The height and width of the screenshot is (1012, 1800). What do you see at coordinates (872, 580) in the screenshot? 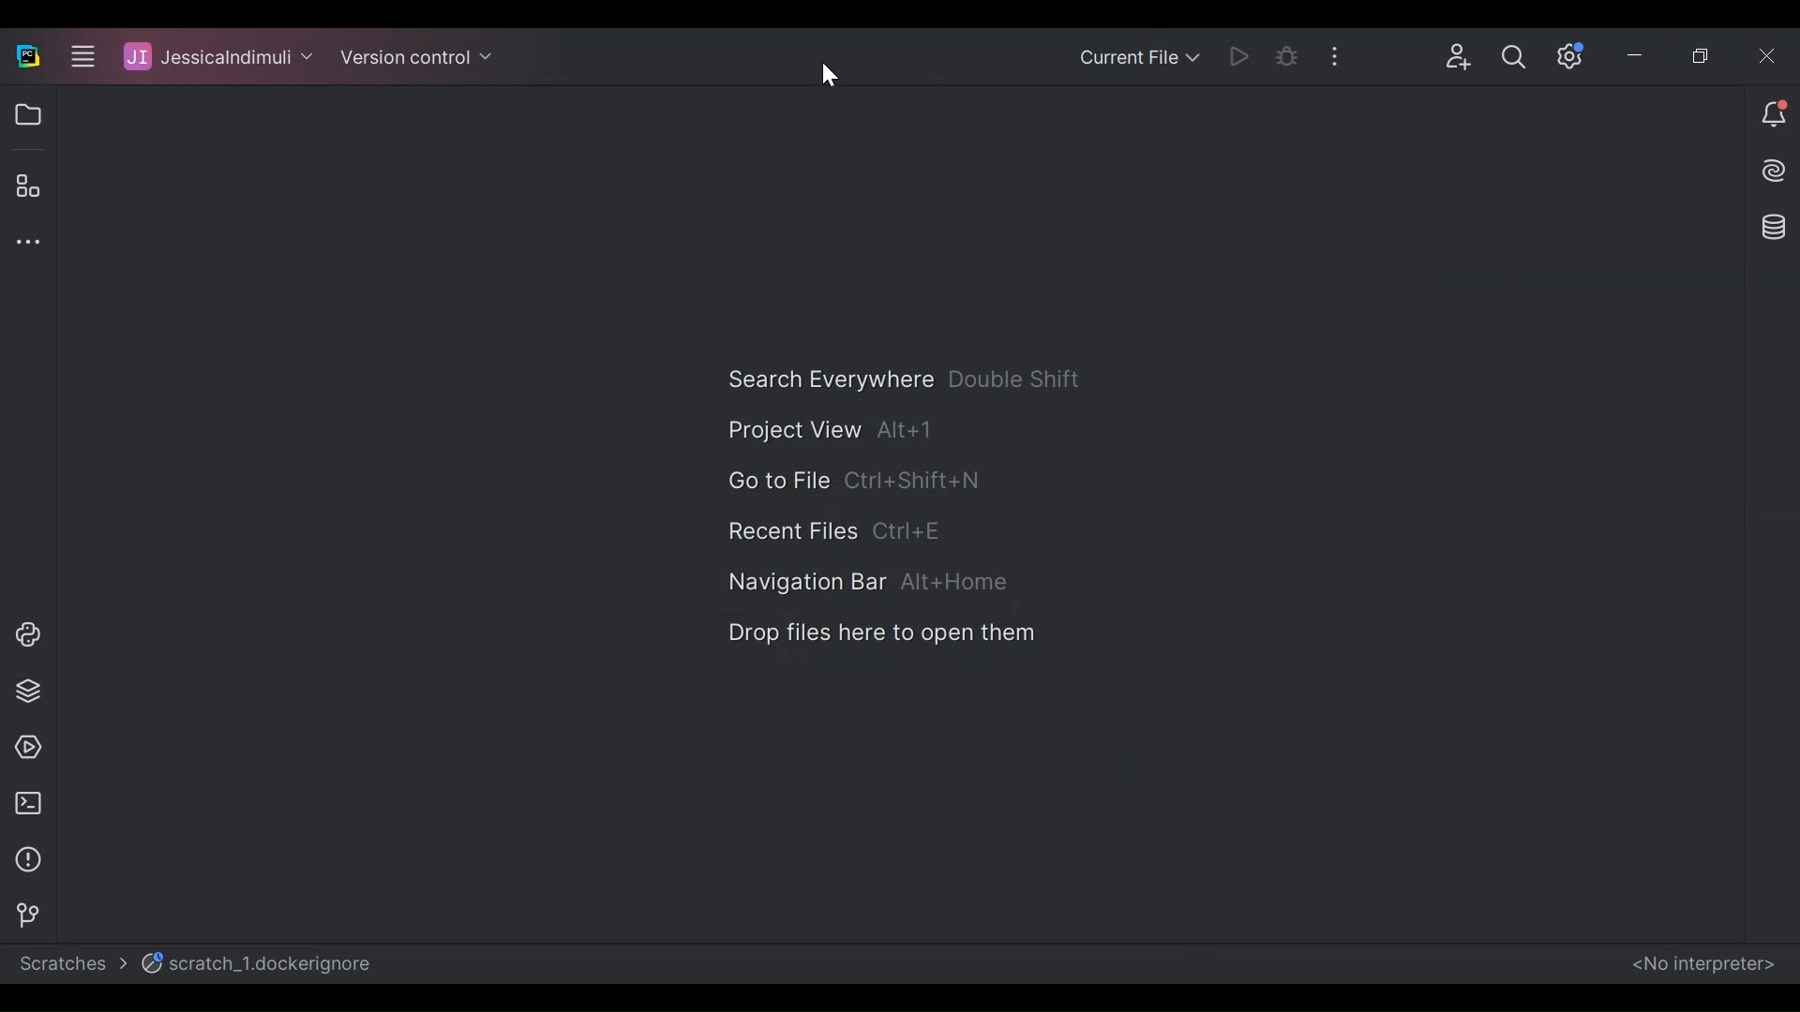
I see `Navigation Bar` at bounding box center [872, 580].